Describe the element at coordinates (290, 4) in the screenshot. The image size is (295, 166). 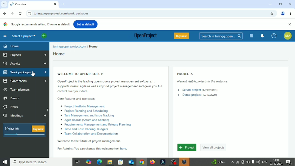
I see `Close` at that location.